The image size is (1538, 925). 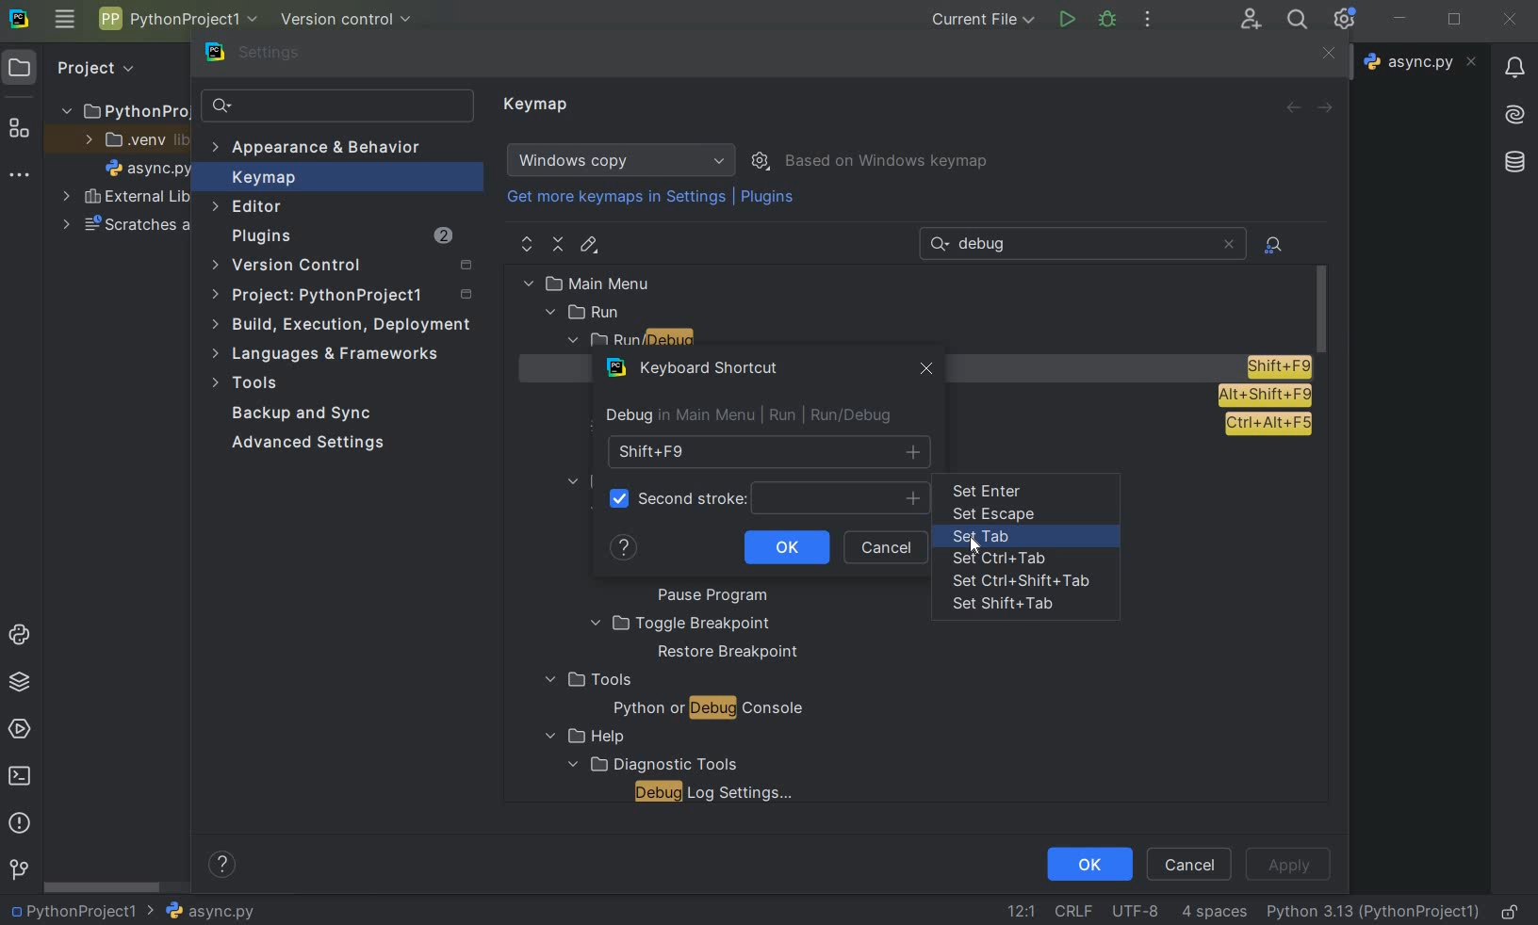 I want to click on project icon, so click(x=20, y=66).